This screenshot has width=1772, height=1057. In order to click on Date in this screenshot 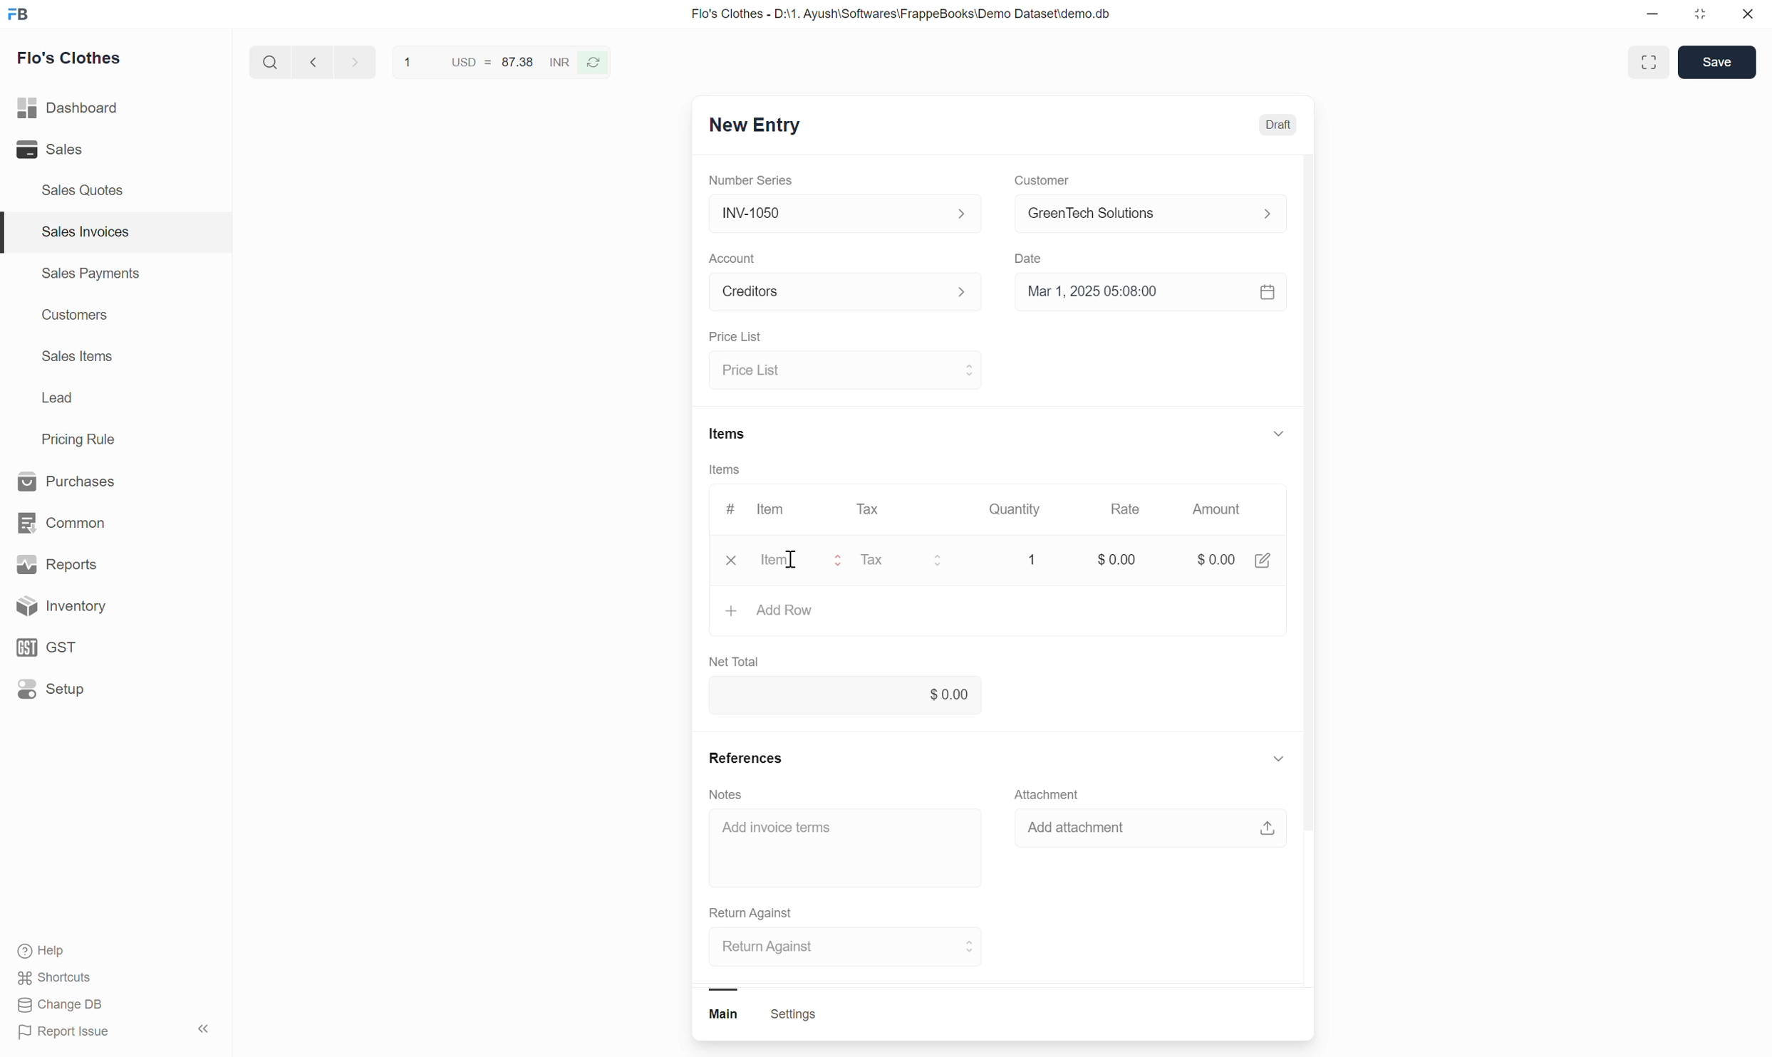, I will do `click(1032, 260)`.